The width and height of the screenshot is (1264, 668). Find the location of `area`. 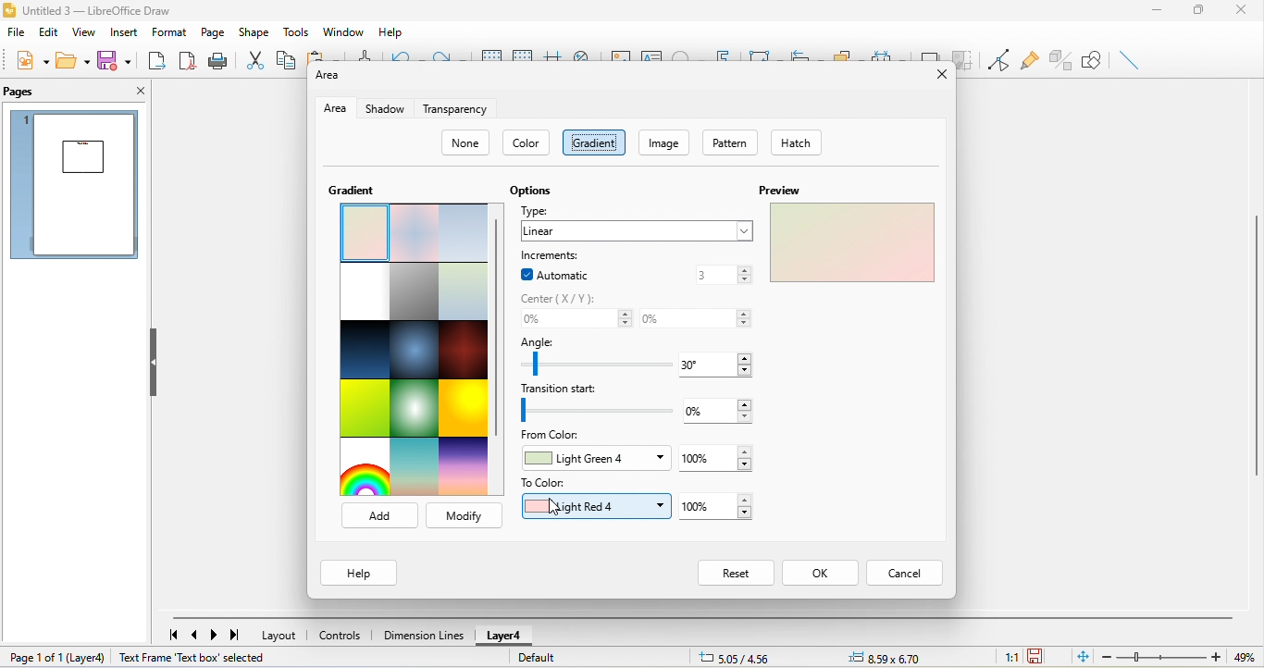

area is located at coordinates (335, 107).